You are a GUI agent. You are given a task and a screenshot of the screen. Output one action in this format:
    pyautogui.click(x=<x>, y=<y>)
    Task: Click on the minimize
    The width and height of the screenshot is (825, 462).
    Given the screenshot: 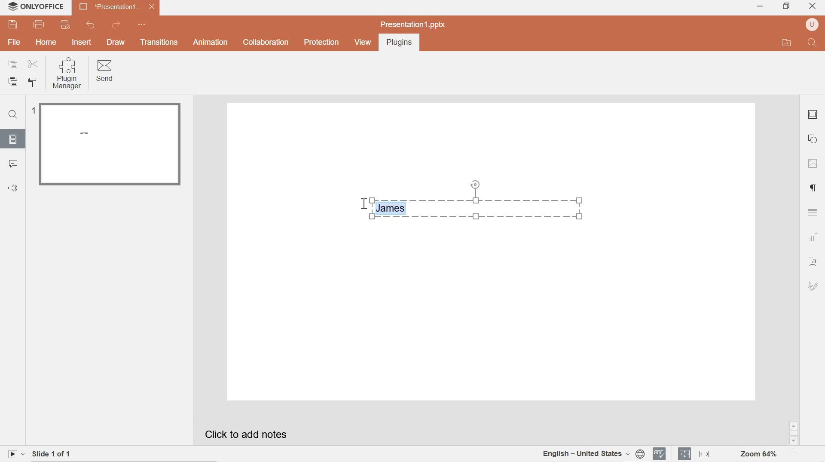 What is the action you would take?
    pyautogui.click(x=760, y=7)
    